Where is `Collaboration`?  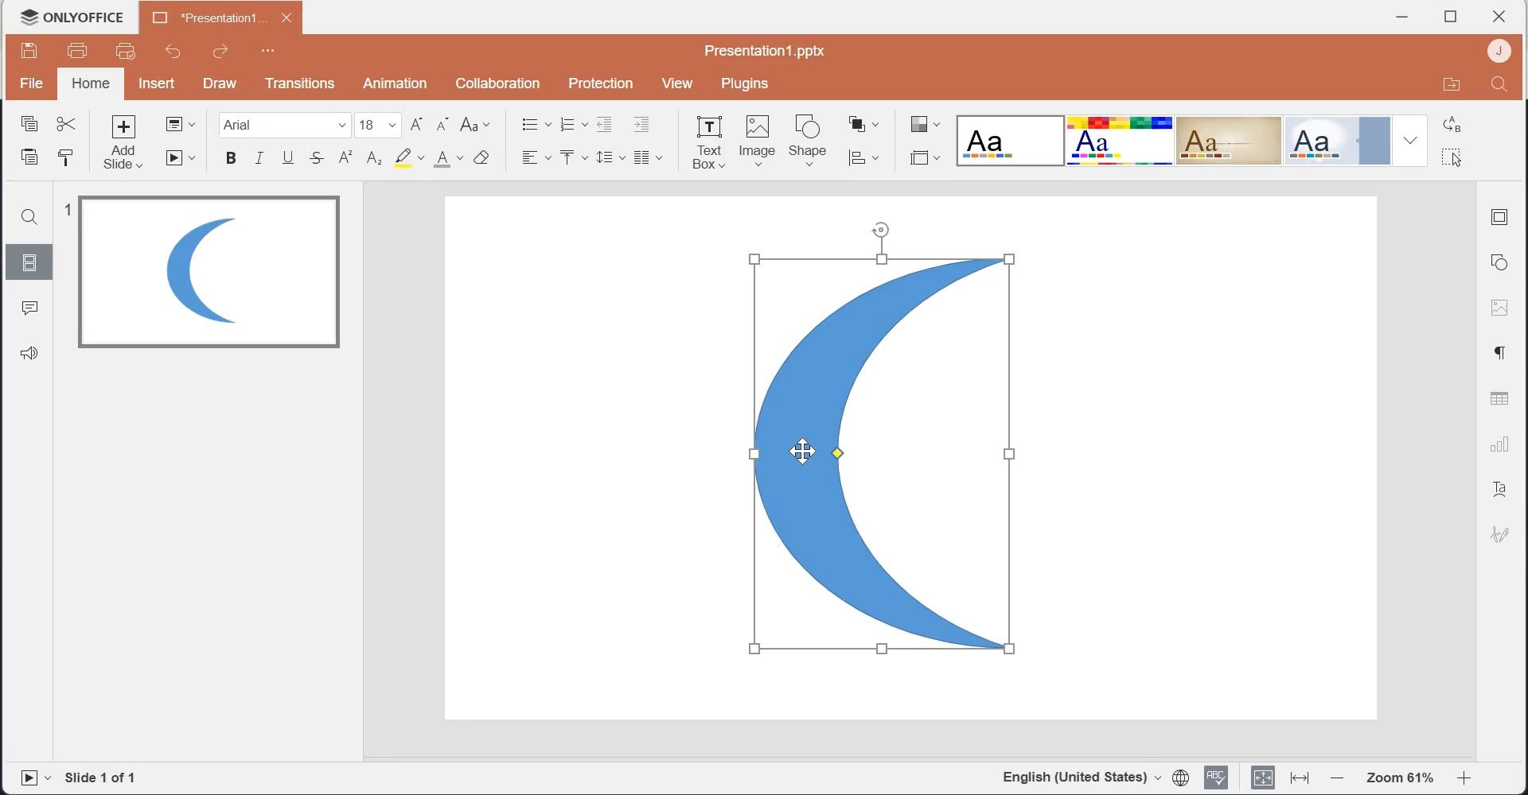 Collaboration is located at coordinates (498, 83).